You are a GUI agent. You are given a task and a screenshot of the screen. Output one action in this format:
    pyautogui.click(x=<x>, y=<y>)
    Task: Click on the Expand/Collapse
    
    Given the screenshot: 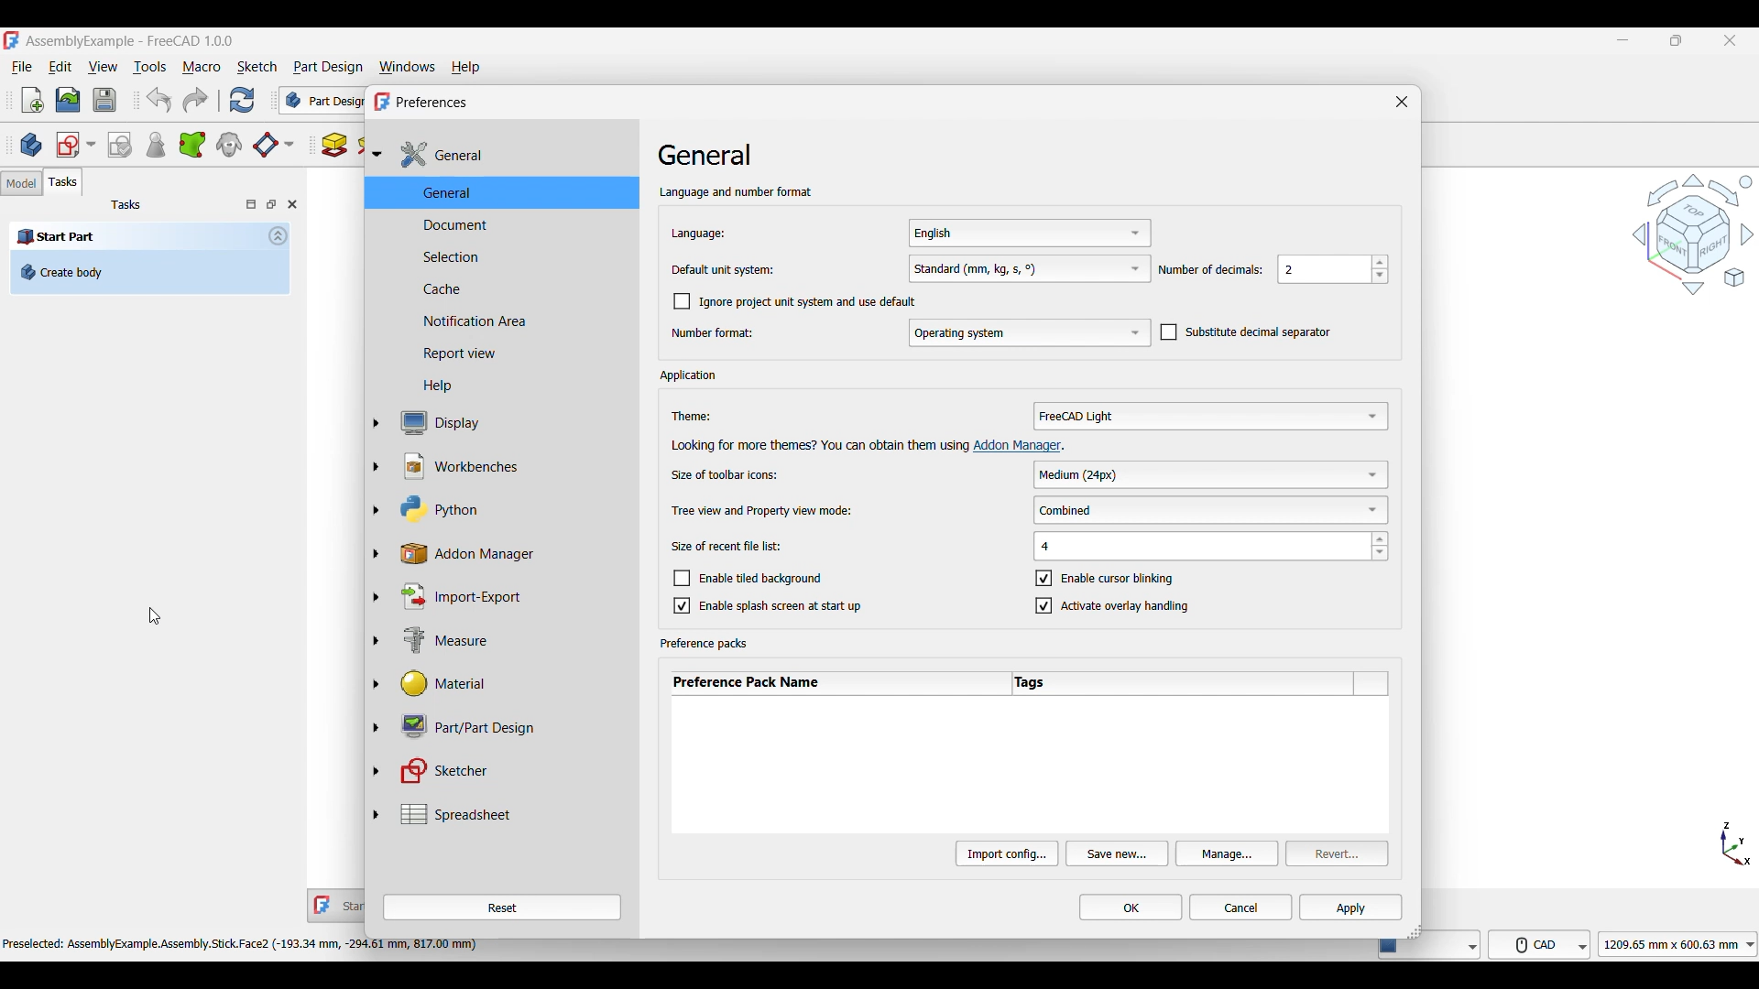 What is the action you would take?
    pyautogui.click(x=278, y=236)
    